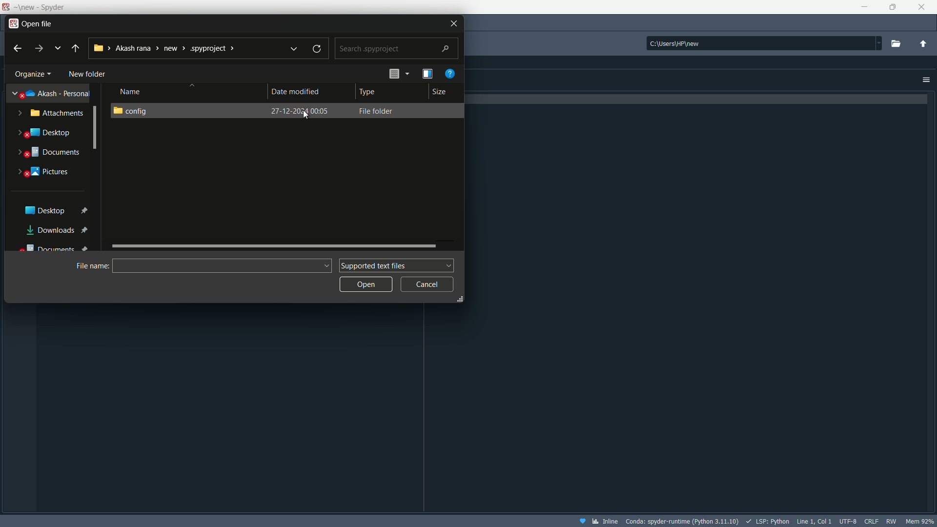 Image resolution: width=937 pixels, height=527 pixels. Describe the element at coordinates (599, 521) in the screenshot. I see `inline` at that location.